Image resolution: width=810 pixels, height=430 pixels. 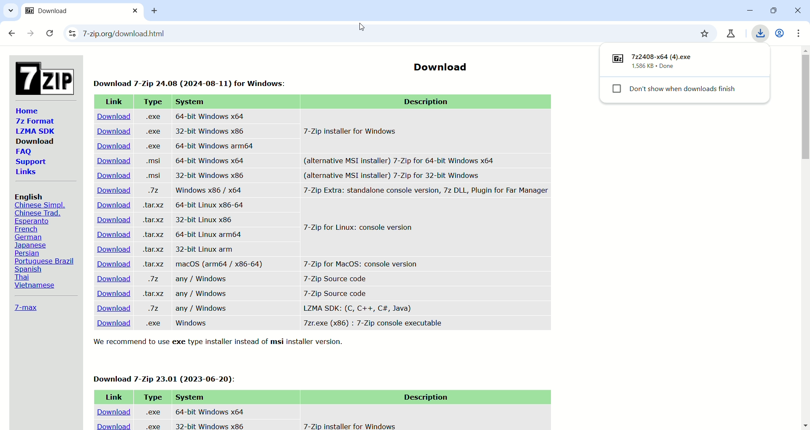 I want to click on Link, so click(x=113, y=102).